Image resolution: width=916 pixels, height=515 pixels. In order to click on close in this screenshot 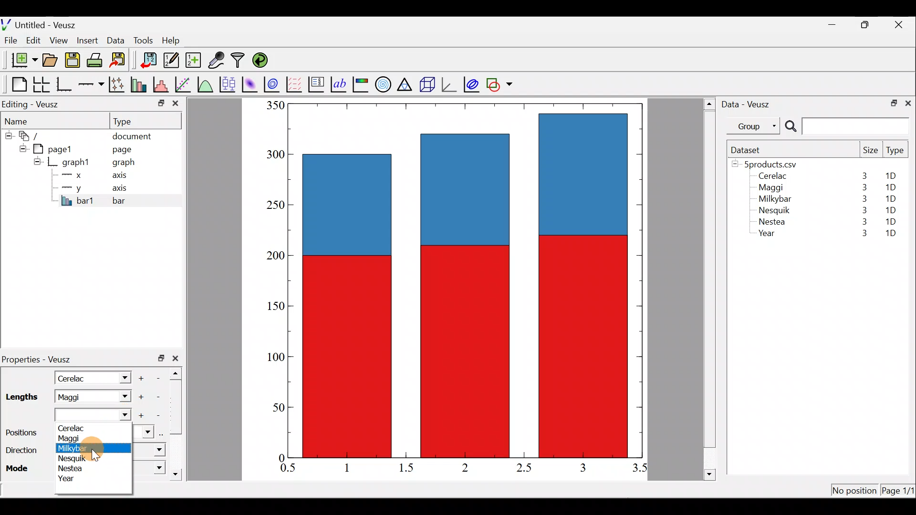, I will do `click(900, 25)`.